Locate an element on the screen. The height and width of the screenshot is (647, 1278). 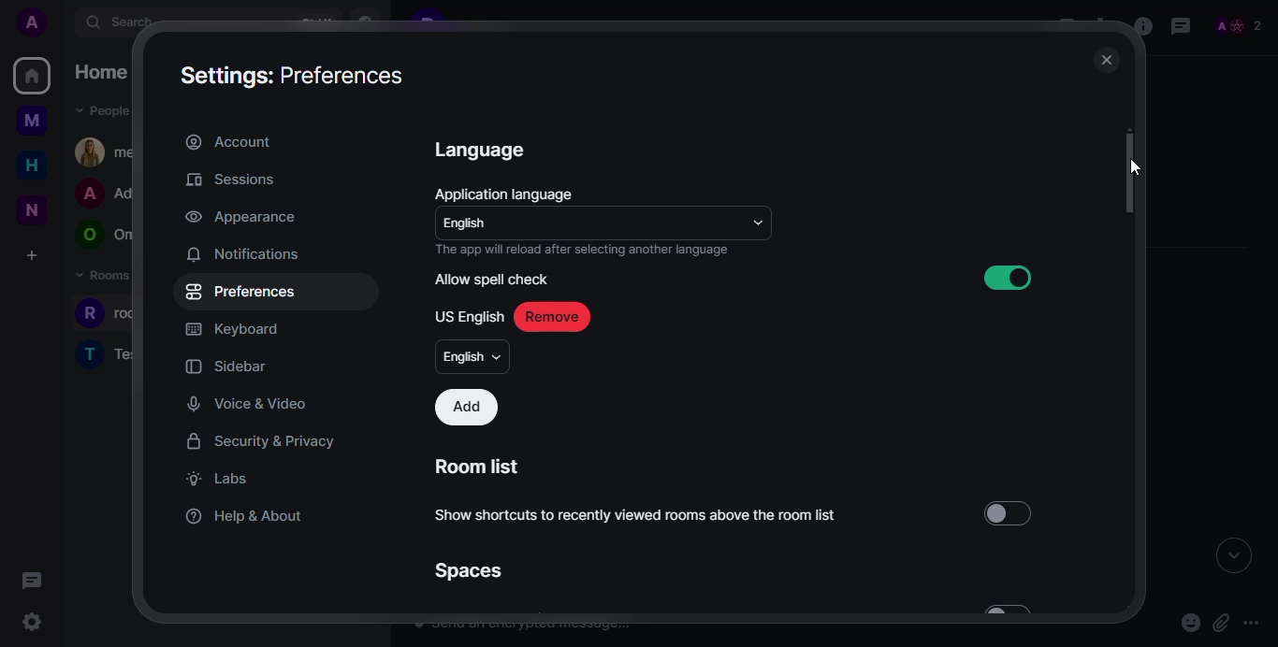
people room is located at coordinates (105, 236).